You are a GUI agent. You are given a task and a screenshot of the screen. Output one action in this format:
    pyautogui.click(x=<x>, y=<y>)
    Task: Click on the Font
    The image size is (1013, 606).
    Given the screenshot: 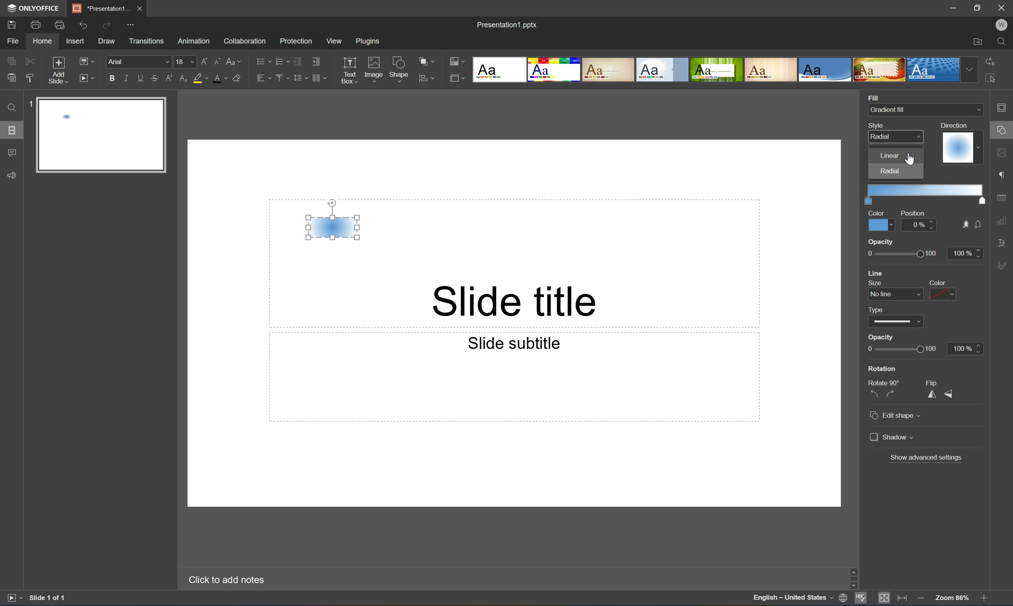 What is the action you would take?
    pyautogui.click(x=140, y=62)
    